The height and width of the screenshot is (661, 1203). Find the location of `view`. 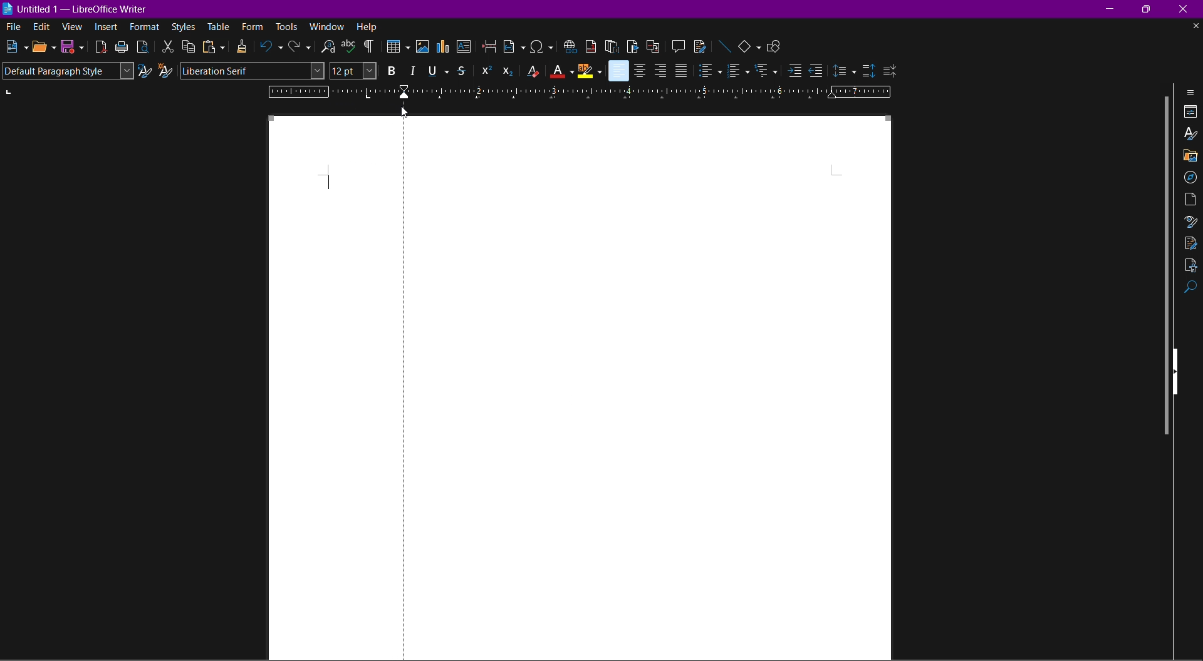

view is located at coordinates (73, 28).